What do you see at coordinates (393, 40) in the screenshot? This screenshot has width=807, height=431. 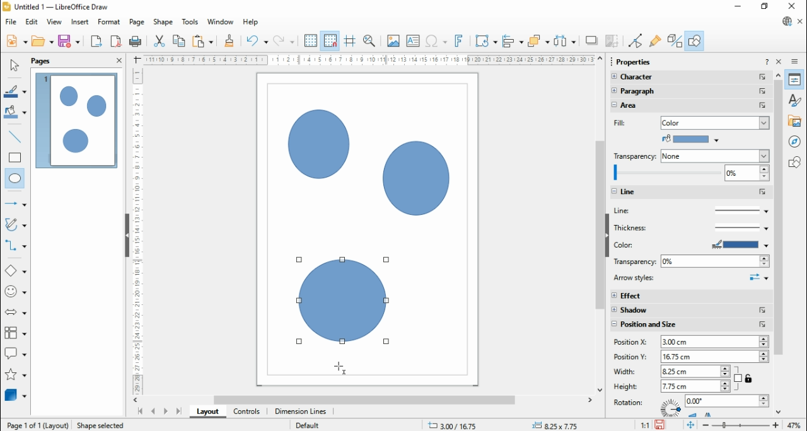 I see `insert image` at bounding box center [393, 40].